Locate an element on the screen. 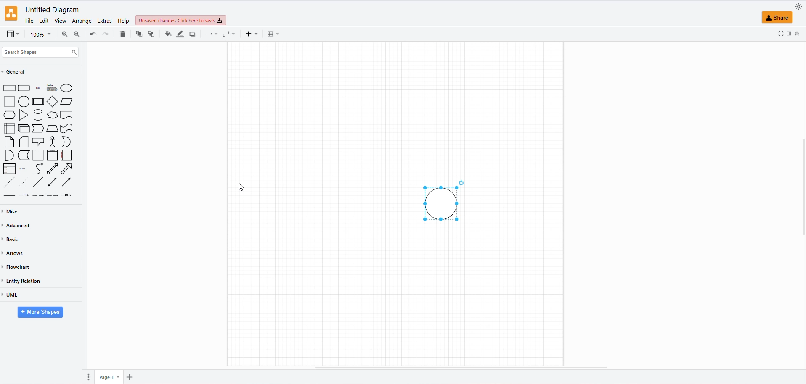 Image resolution: width=806 pixels, height=384 pixels. PAGES is located at coordinates (85, 376).